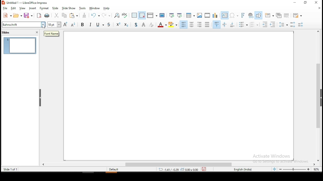 The width and height of the screenshot is (323, 181). I want to click on 19.59/-0.26, so click(167, 169).